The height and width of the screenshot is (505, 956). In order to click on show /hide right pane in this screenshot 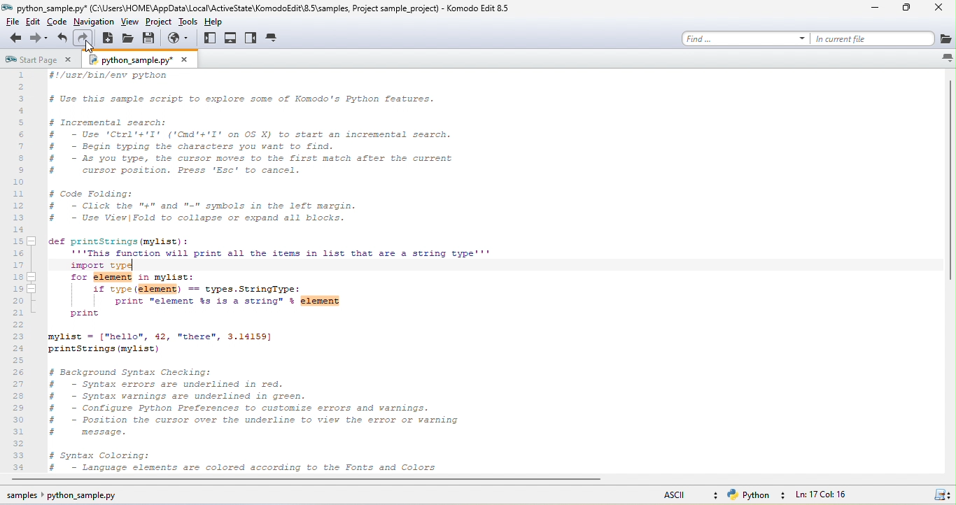, I will do `click(251, 41)`.